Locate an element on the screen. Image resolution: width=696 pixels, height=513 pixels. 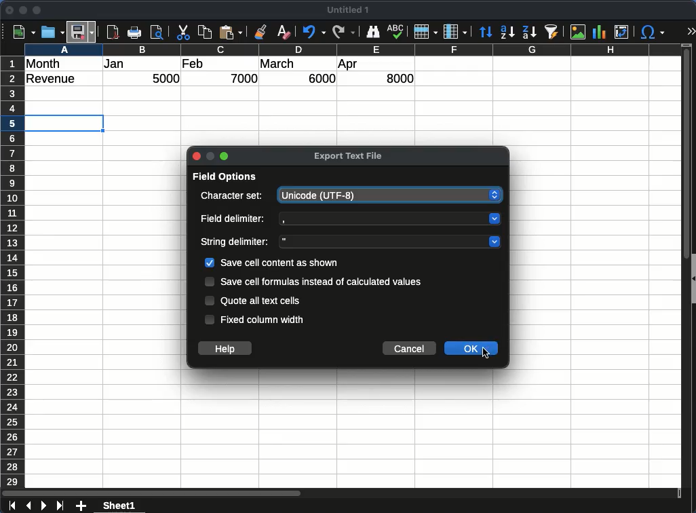
autofilter is located at coordinates (552, 32).